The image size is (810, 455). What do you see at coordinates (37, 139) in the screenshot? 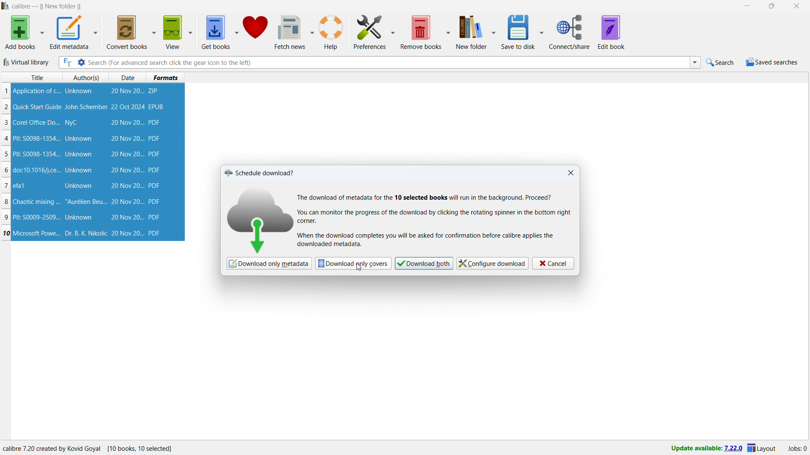
I see `PII: S0098-1354...` at bounding box center [37, 139].